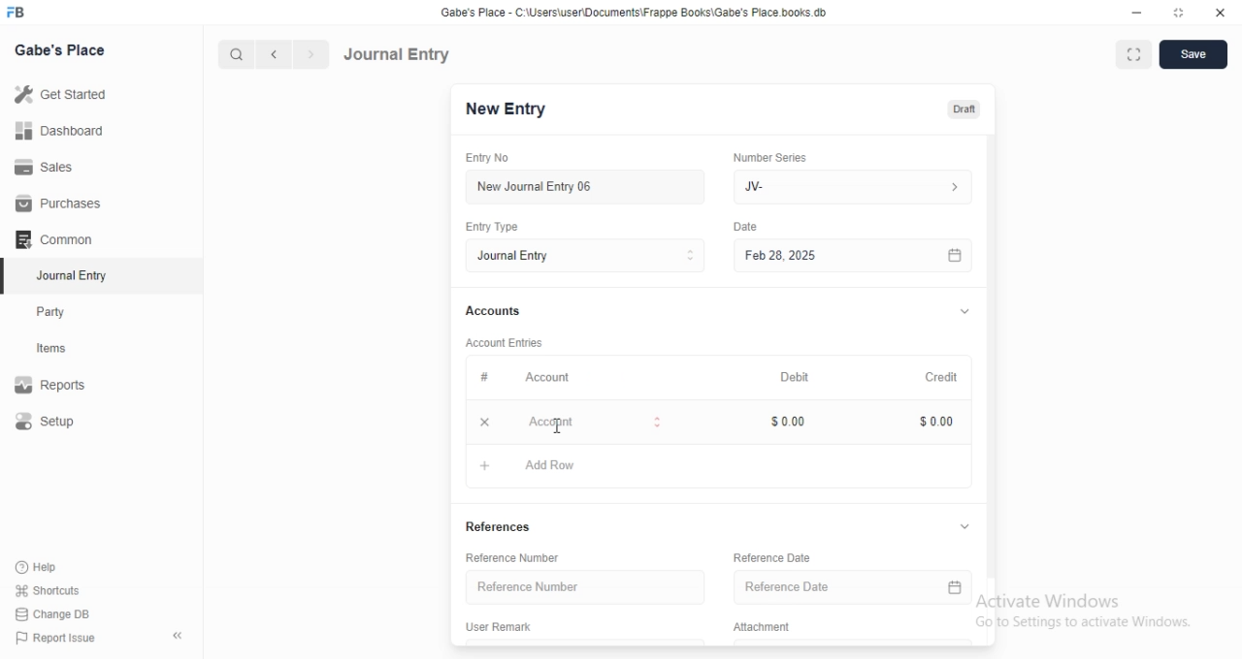  Describe the element at coordinates (59, 567) in the screenshot. I see `‘Help` at that location.